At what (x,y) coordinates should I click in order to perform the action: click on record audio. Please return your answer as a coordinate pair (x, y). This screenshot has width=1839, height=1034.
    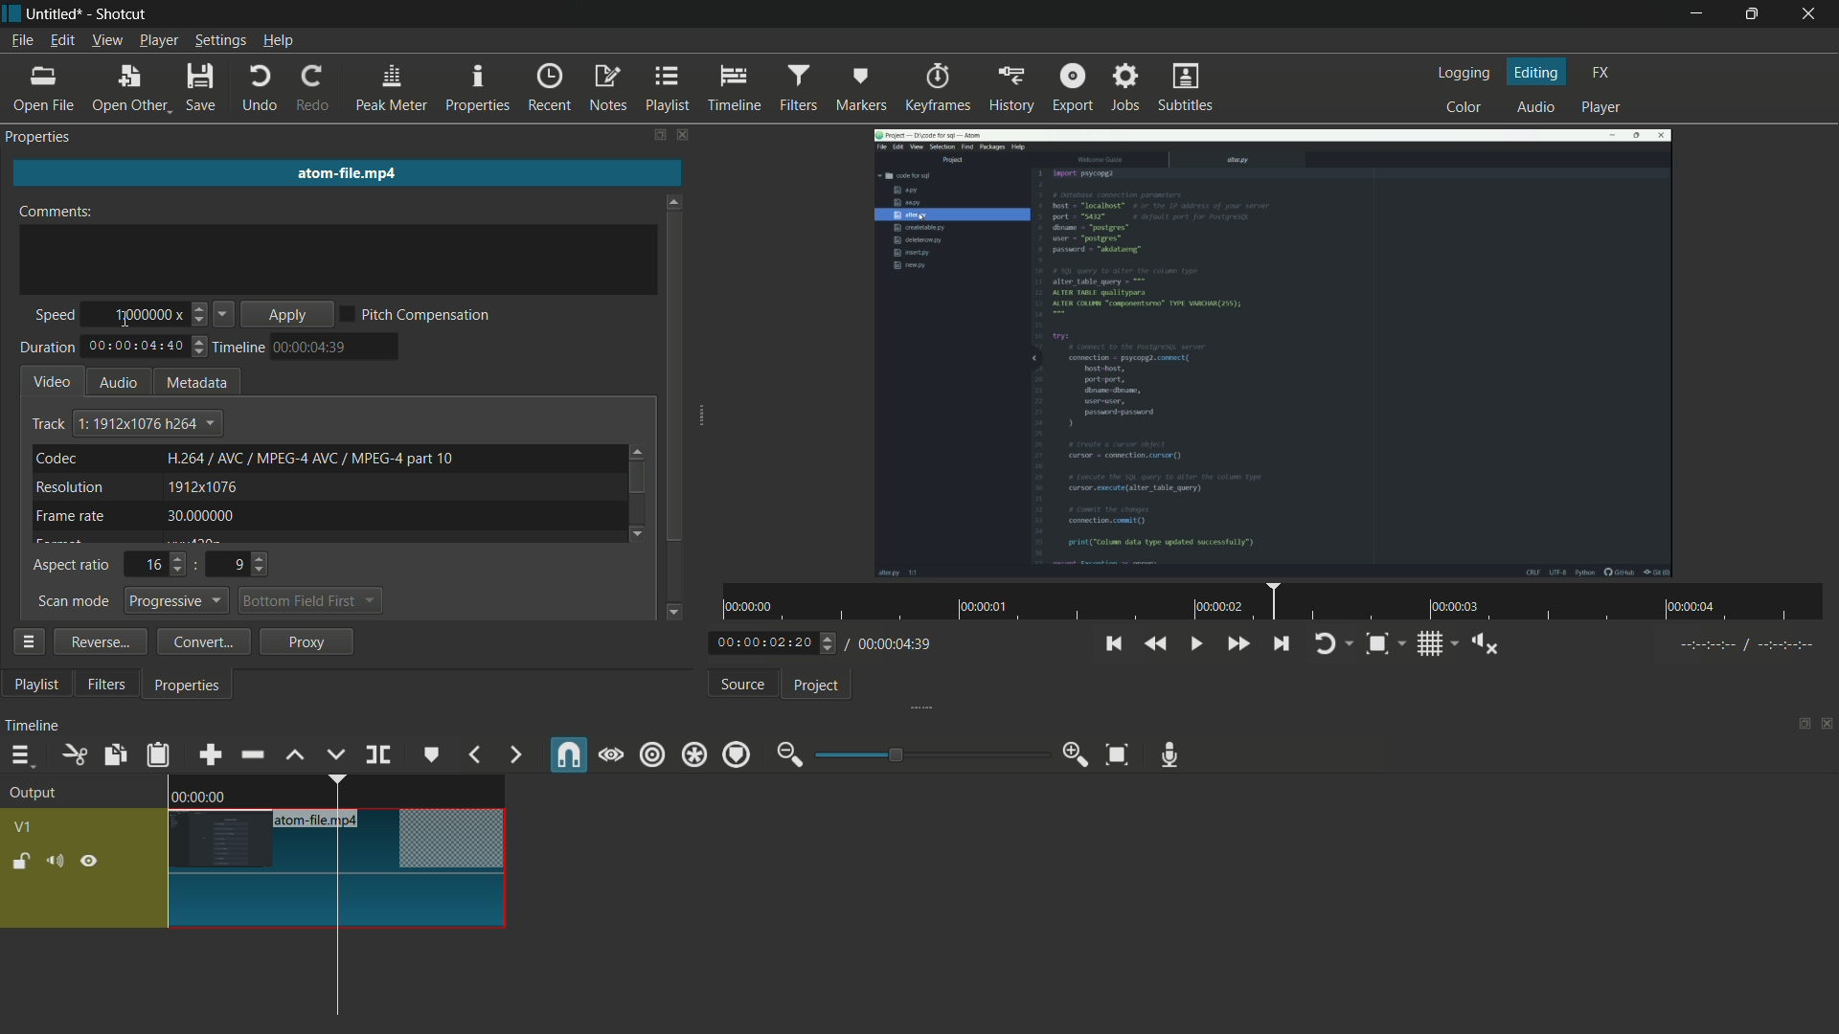
    Looking at the image, I should click on (1170, 757).